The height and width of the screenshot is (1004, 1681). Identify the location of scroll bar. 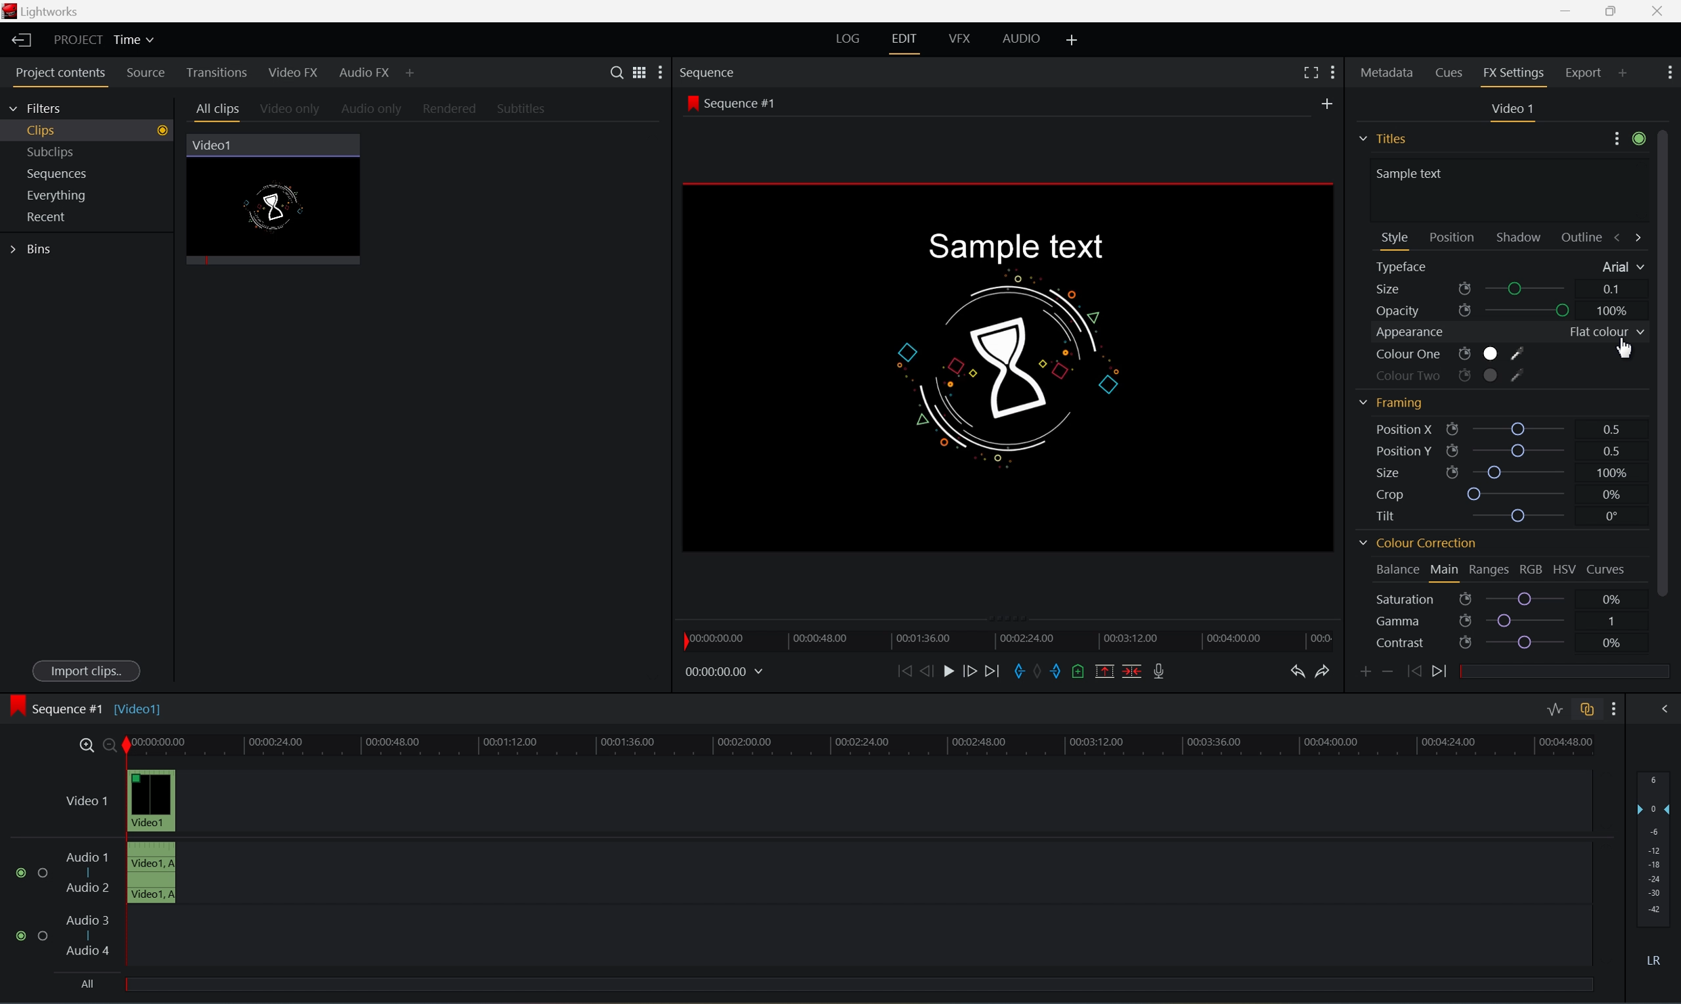
(1670, 361).